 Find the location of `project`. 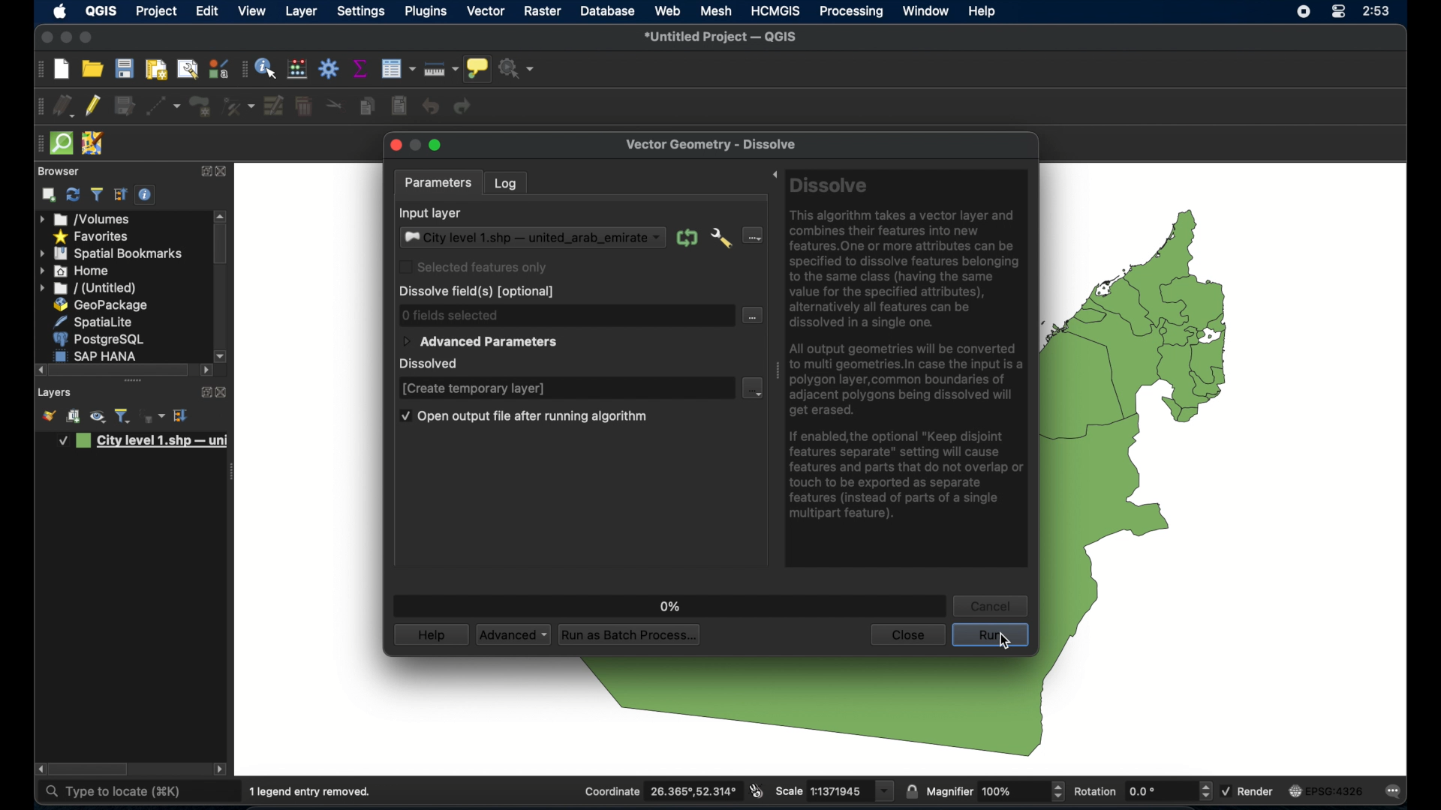

project is located at coordinates (157, 12).